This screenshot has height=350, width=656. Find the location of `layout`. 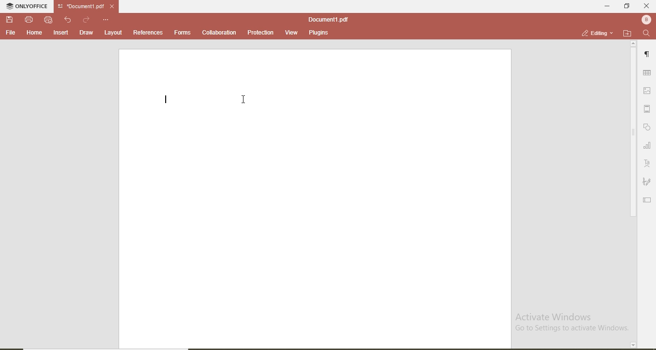

layout is located at coordinates (115, 34).